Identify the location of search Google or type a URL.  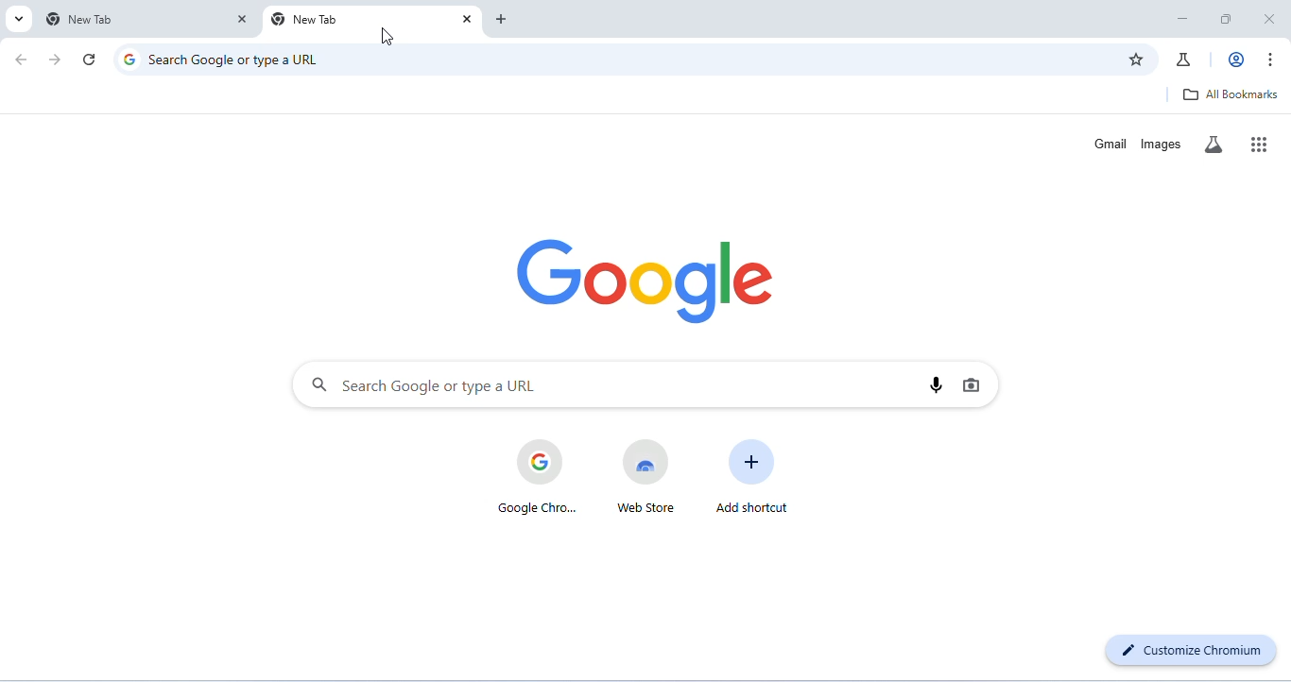
(237, 58).